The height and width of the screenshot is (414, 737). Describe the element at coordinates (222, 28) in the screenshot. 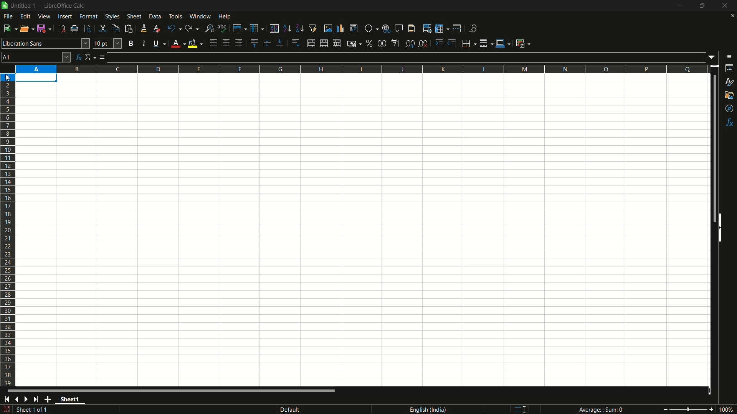

I see `spelling` at that location.